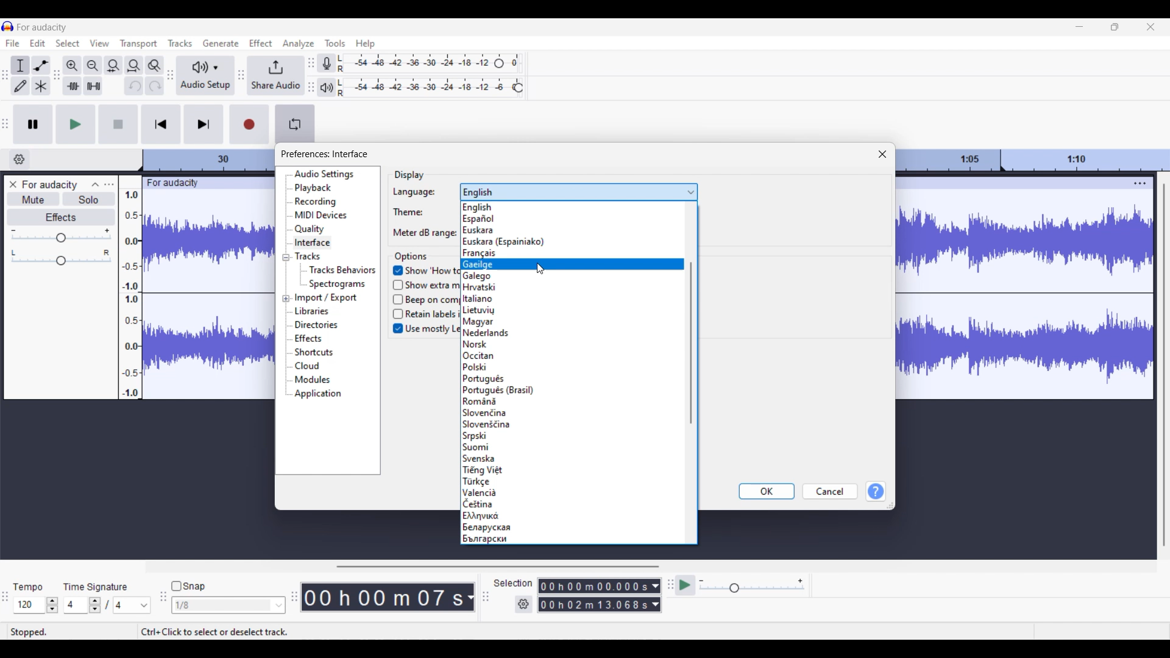 This screenshot has height=658, width=1170. What do you see at coordinates (480, 253) in the screenshot?
I see `Francais` at bounding box center [480, 253].